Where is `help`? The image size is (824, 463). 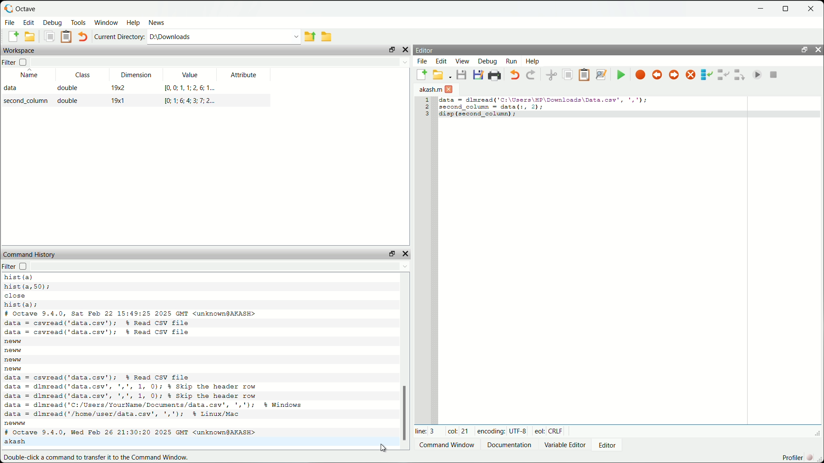
help is located at coordinates (133, 23).